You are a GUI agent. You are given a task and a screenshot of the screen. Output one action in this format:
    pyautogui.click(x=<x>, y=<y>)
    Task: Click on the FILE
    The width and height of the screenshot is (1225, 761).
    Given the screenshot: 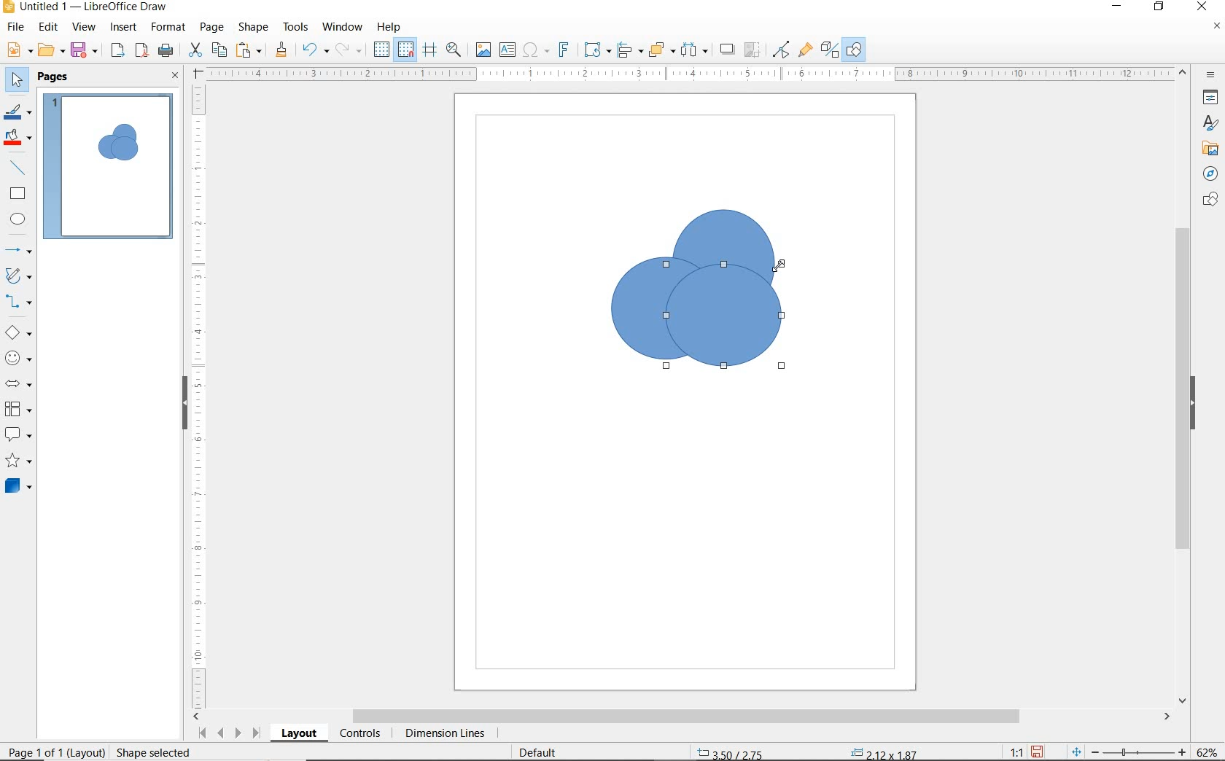 What is the action you would take?
    pyautogui.click(x=17, y=29)
    